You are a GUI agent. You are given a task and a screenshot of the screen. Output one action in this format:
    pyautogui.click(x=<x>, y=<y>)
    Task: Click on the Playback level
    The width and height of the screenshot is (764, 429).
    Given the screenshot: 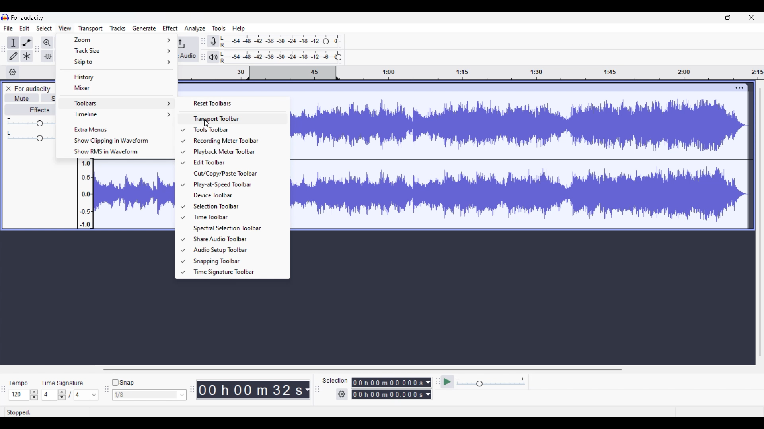 What is the action you would take?
    pyautogui.click(x=277, y=57)
    